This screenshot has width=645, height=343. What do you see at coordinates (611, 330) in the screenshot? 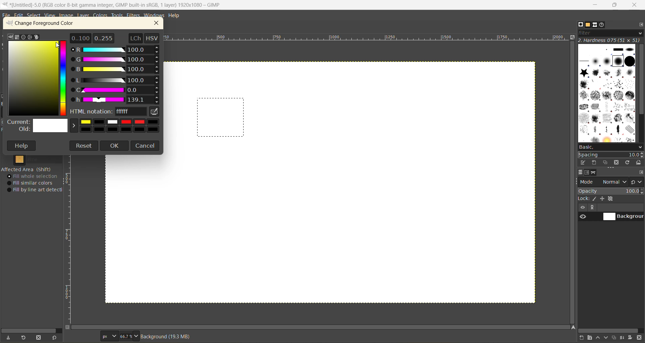
I see `horizontal scroll bar` at bounding box center [611, 330].